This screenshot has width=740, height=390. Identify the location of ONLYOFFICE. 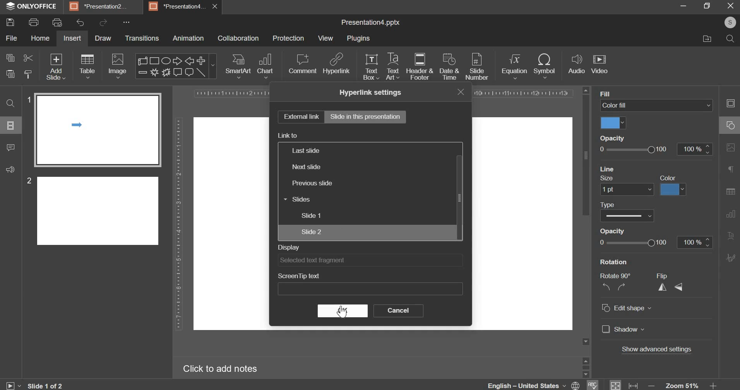
(30, 6).